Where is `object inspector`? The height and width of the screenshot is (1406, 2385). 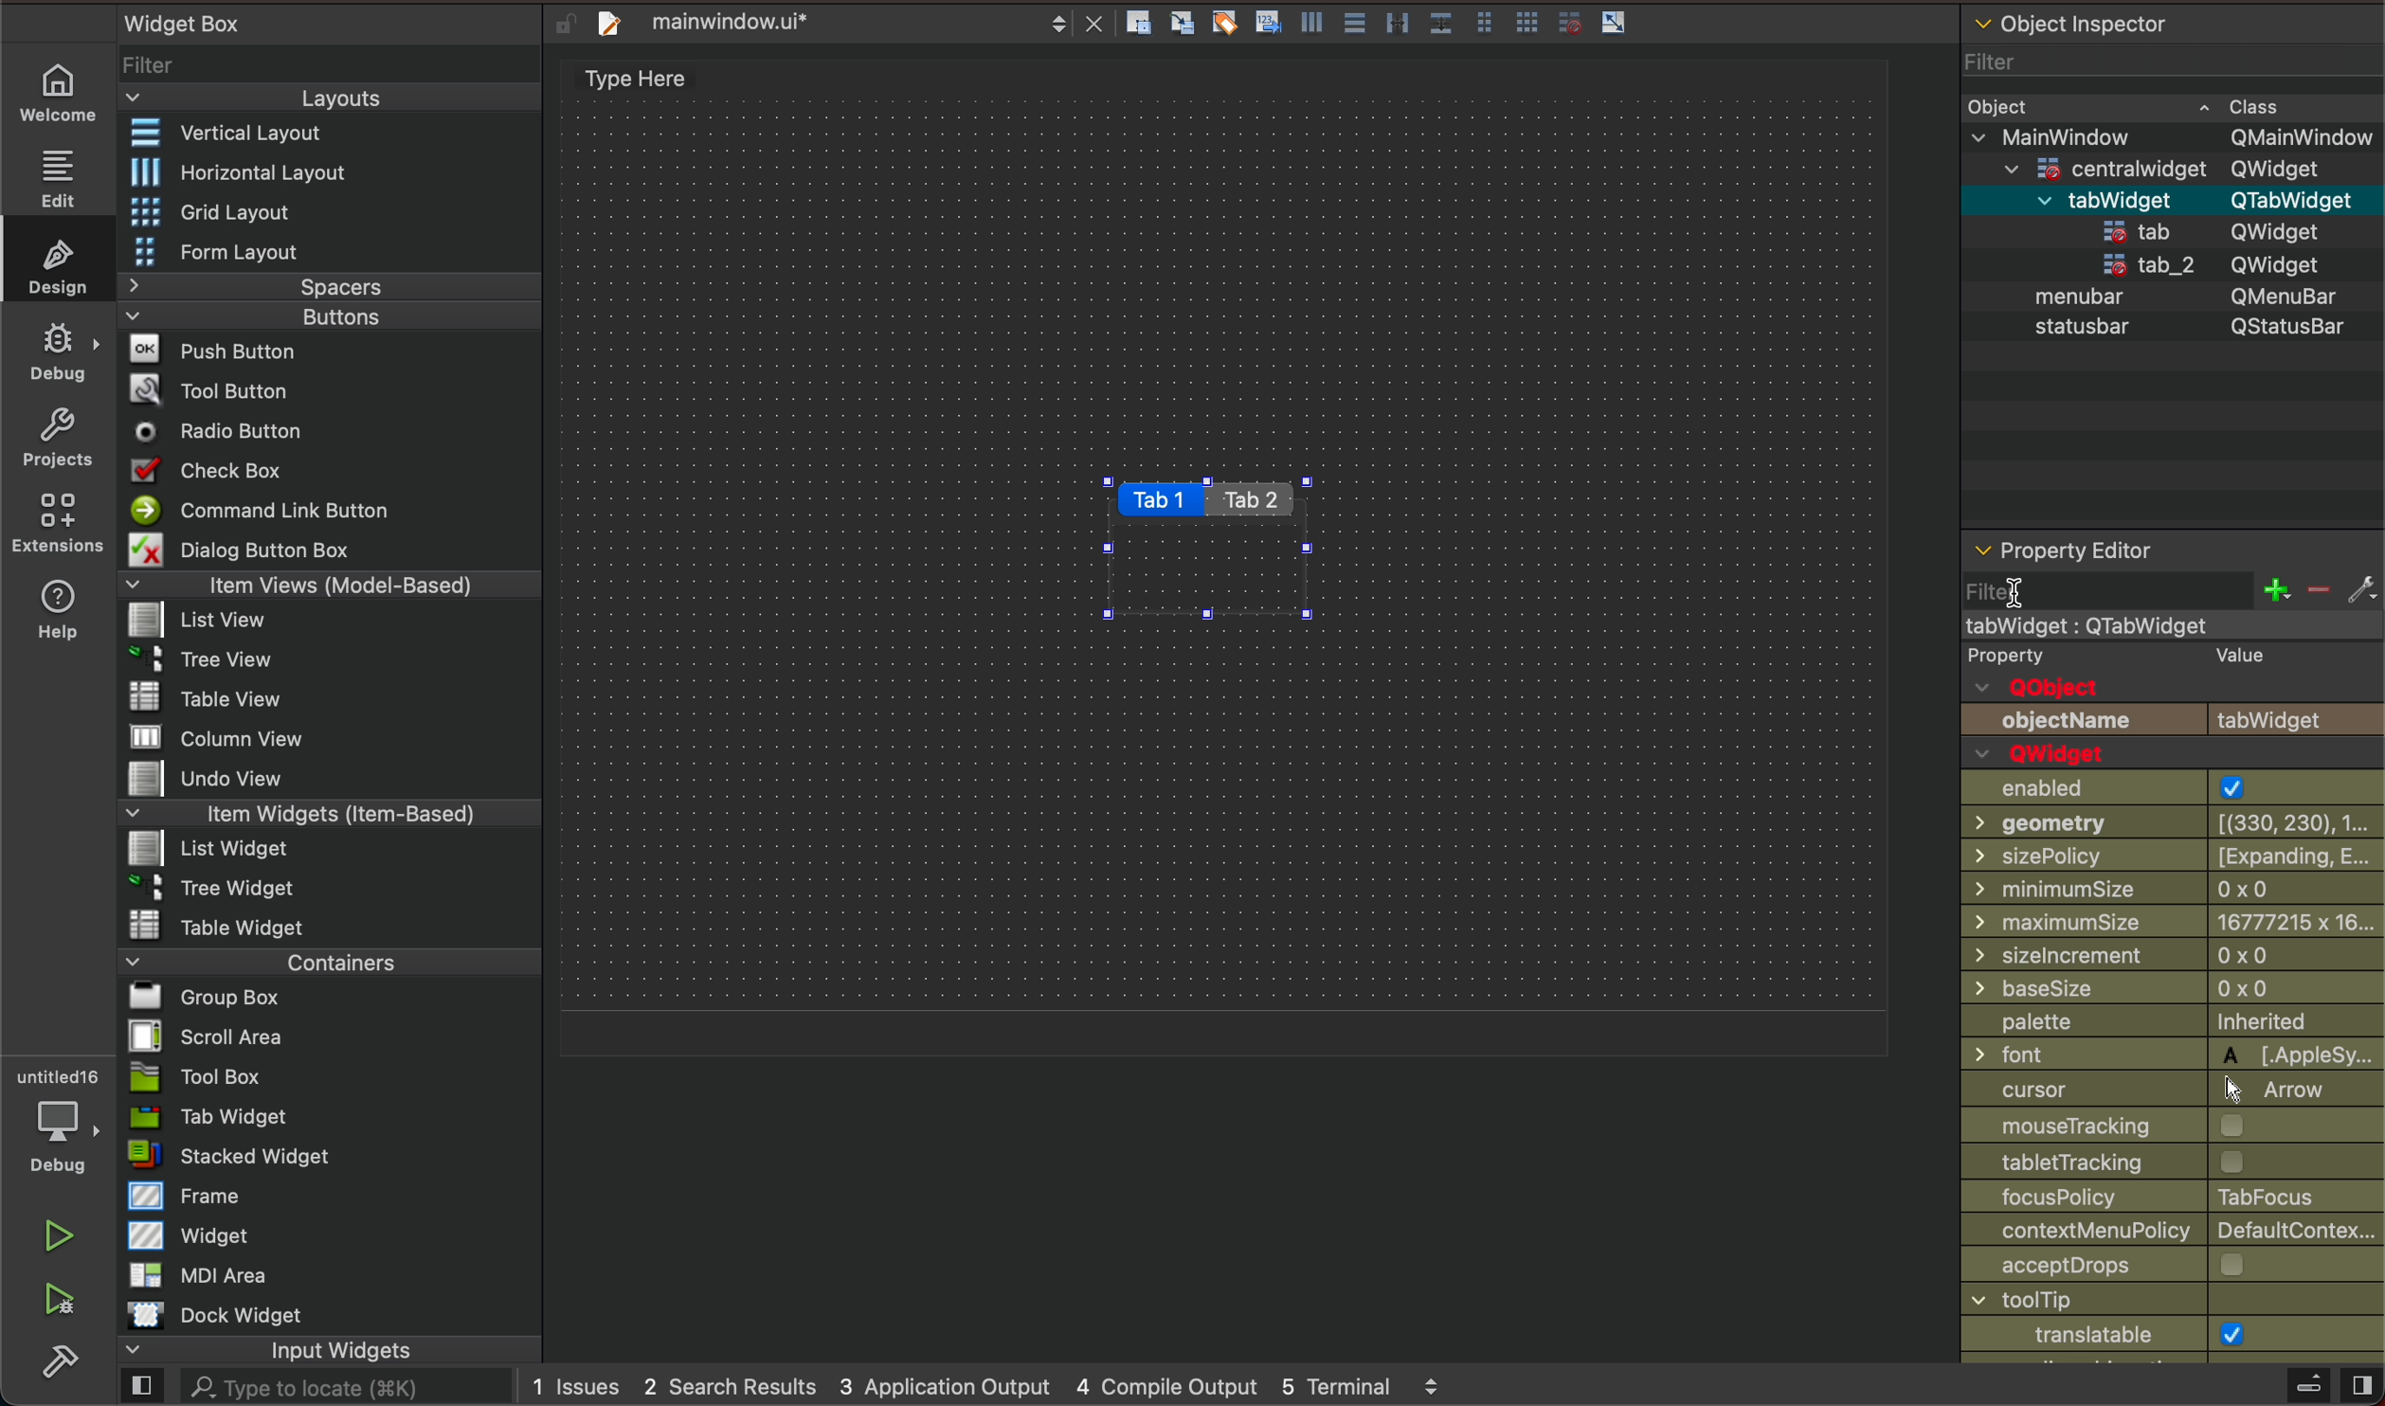
object inspector is located at coordinates (2173, 27).